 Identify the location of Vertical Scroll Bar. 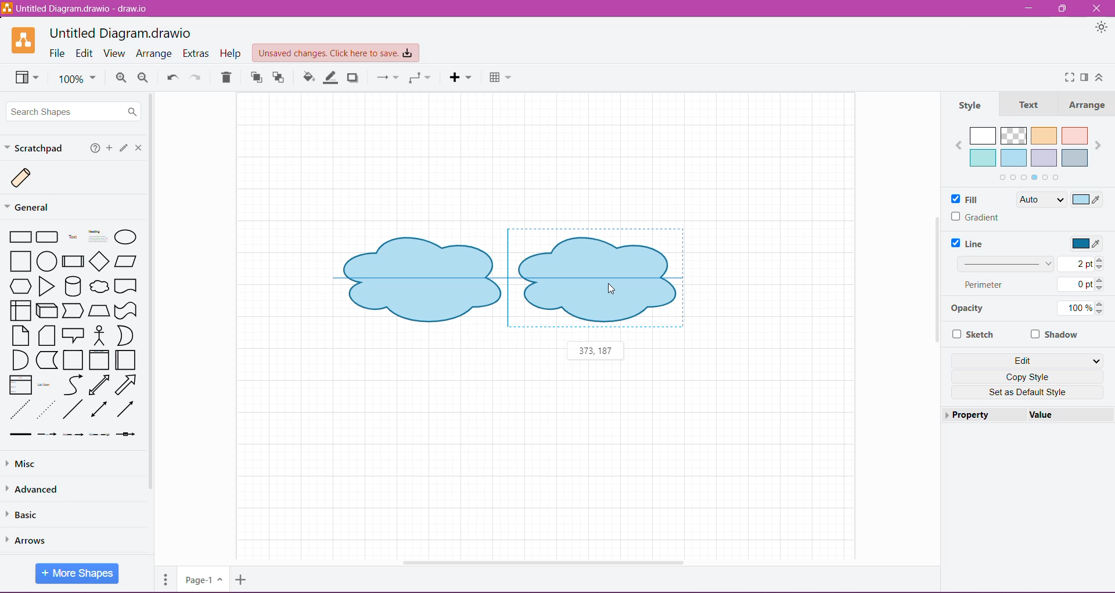
(153, 324).